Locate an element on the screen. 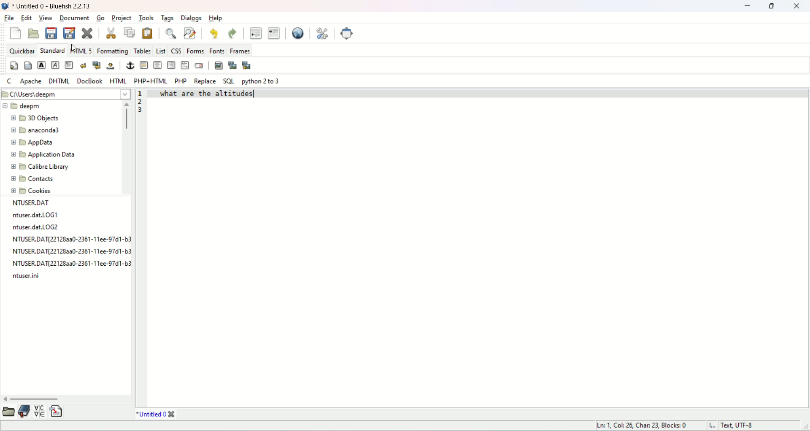 The height and width of the screenshot is (431, 810). paragraph is located at coordinates (70, 65).